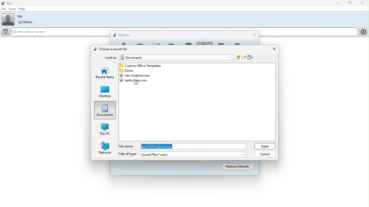  What do you see at coordinates (111, 58) in the screenshot?
I see `Look in` at bounding box center [111, 58].